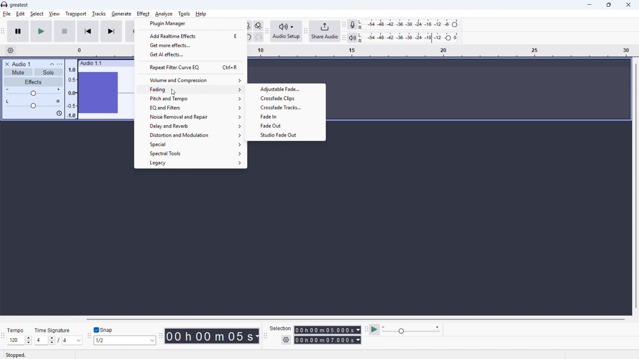 The width and height of the screenshot is (639, 359). Describe the element at coordinates (33, 92) in the screenshot. I see `Gain ` at that location.